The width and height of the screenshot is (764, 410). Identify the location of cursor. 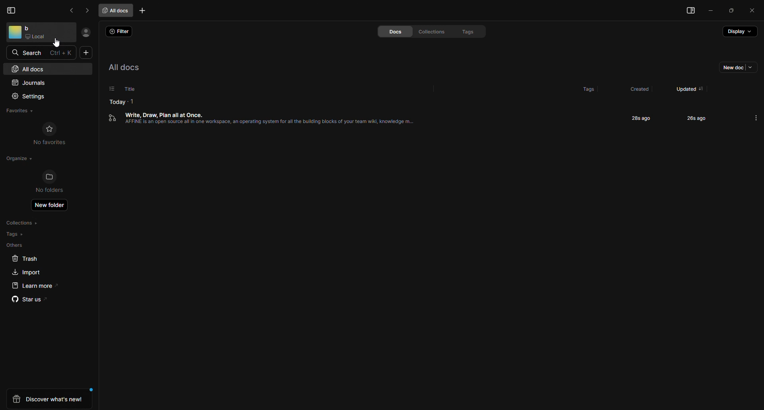
(58, 44).